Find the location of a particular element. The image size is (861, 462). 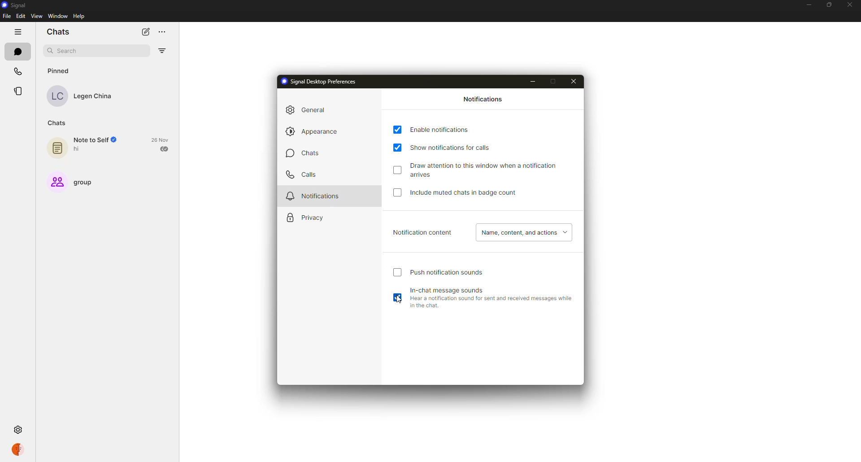

enabled is located at coordinates (396, 129).